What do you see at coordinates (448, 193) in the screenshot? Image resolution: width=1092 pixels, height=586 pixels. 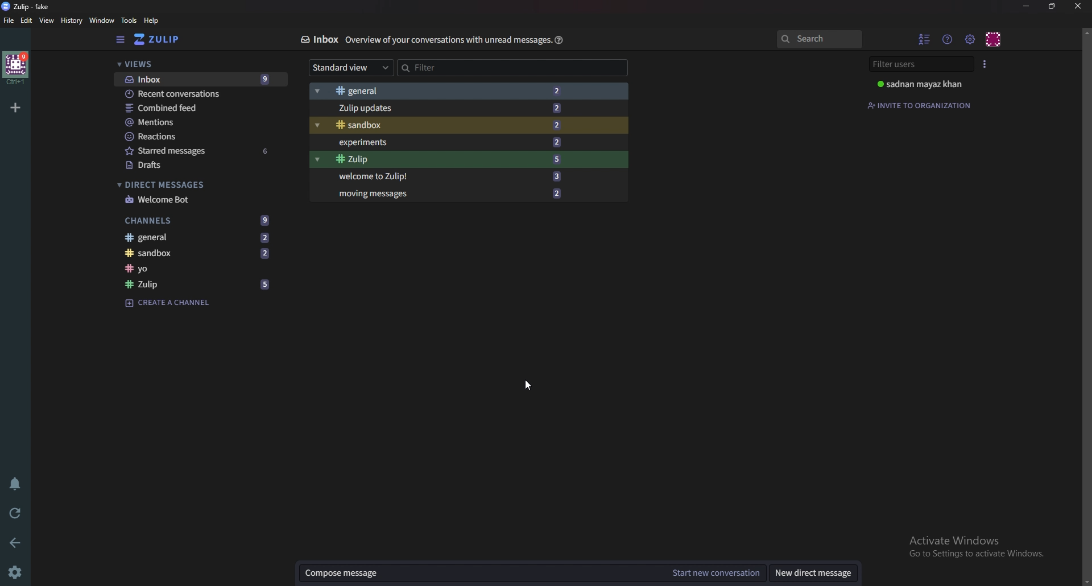 I see `moving messages` at bounding box center [448, 193].